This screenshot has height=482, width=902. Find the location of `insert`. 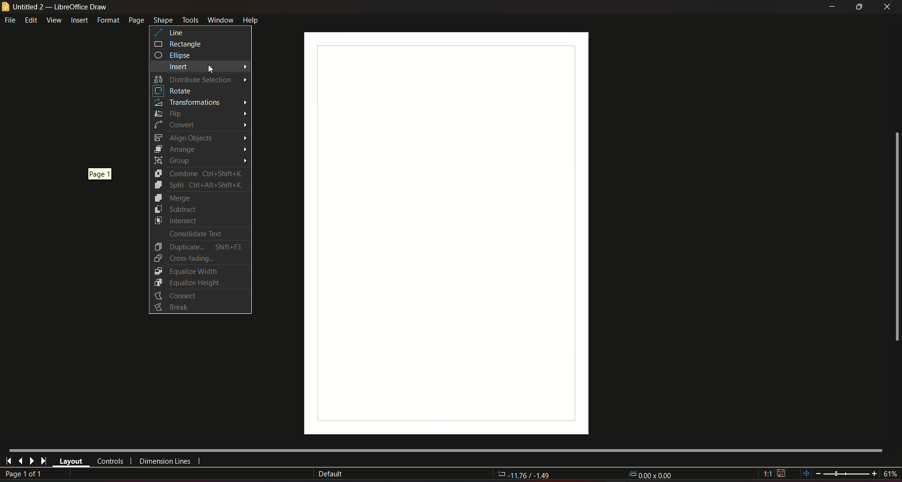

insert is located at coordinates (180, 66).